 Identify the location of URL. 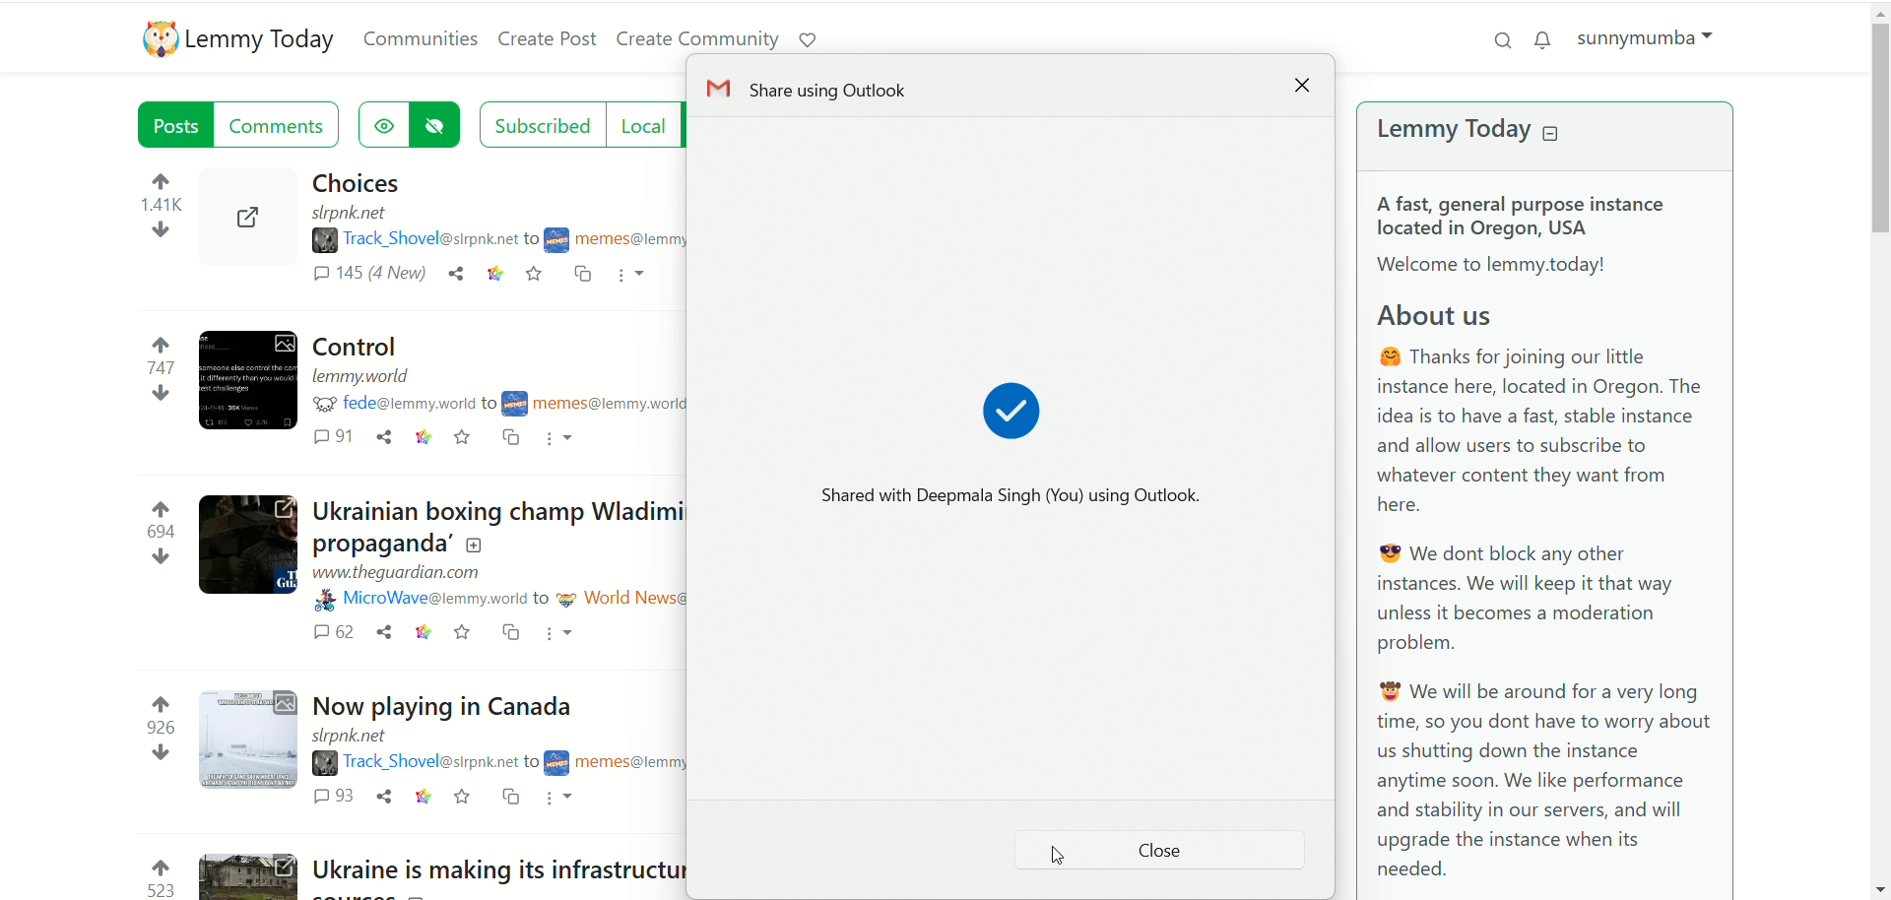
(366, 377).